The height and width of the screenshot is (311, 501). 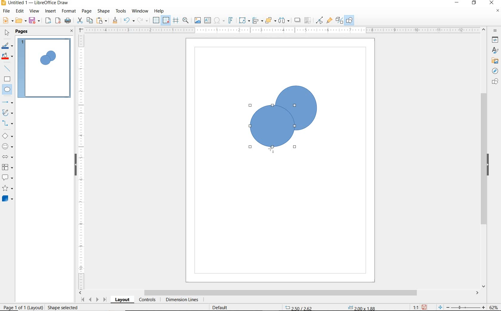 I want to click on ELLIPSE TOO AT DRAG, so click(x=316, y=87).